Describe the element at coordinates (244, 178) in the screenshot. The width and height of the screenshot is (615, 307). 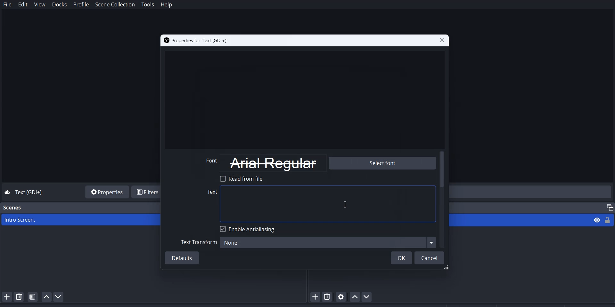
I see `Read From file` at that location.